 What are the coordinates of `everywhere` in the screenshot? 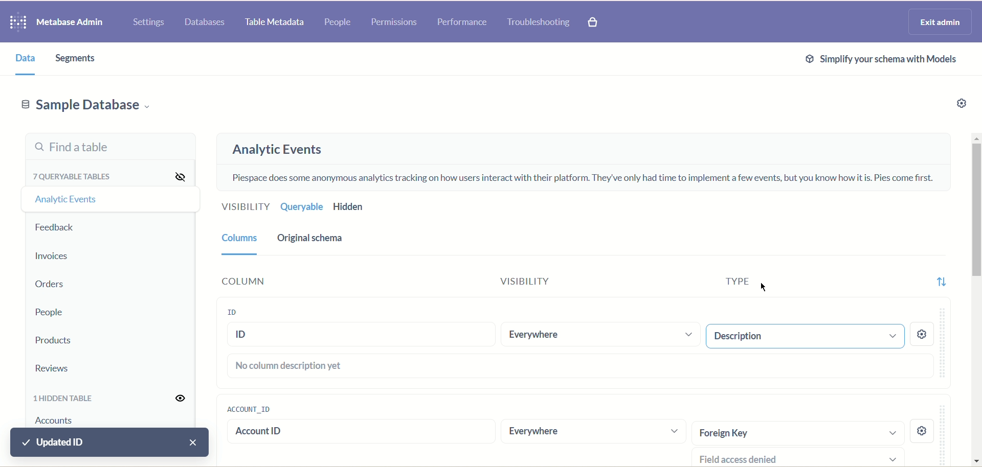 It's located at (594, 434).